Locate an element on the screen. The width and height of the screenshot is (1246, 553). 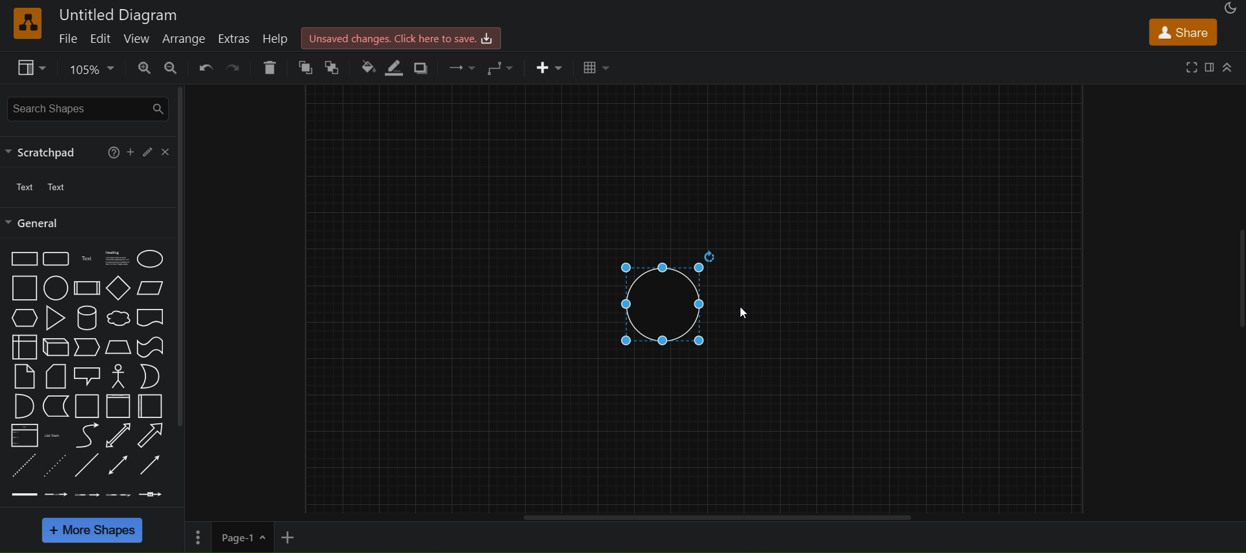
or is located at coordinates (150, 376).